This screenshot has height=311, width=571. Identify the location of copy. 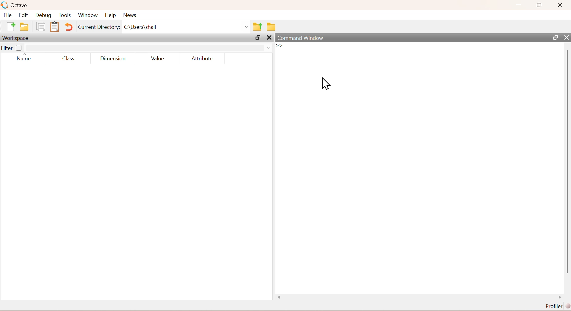
(41, 26).